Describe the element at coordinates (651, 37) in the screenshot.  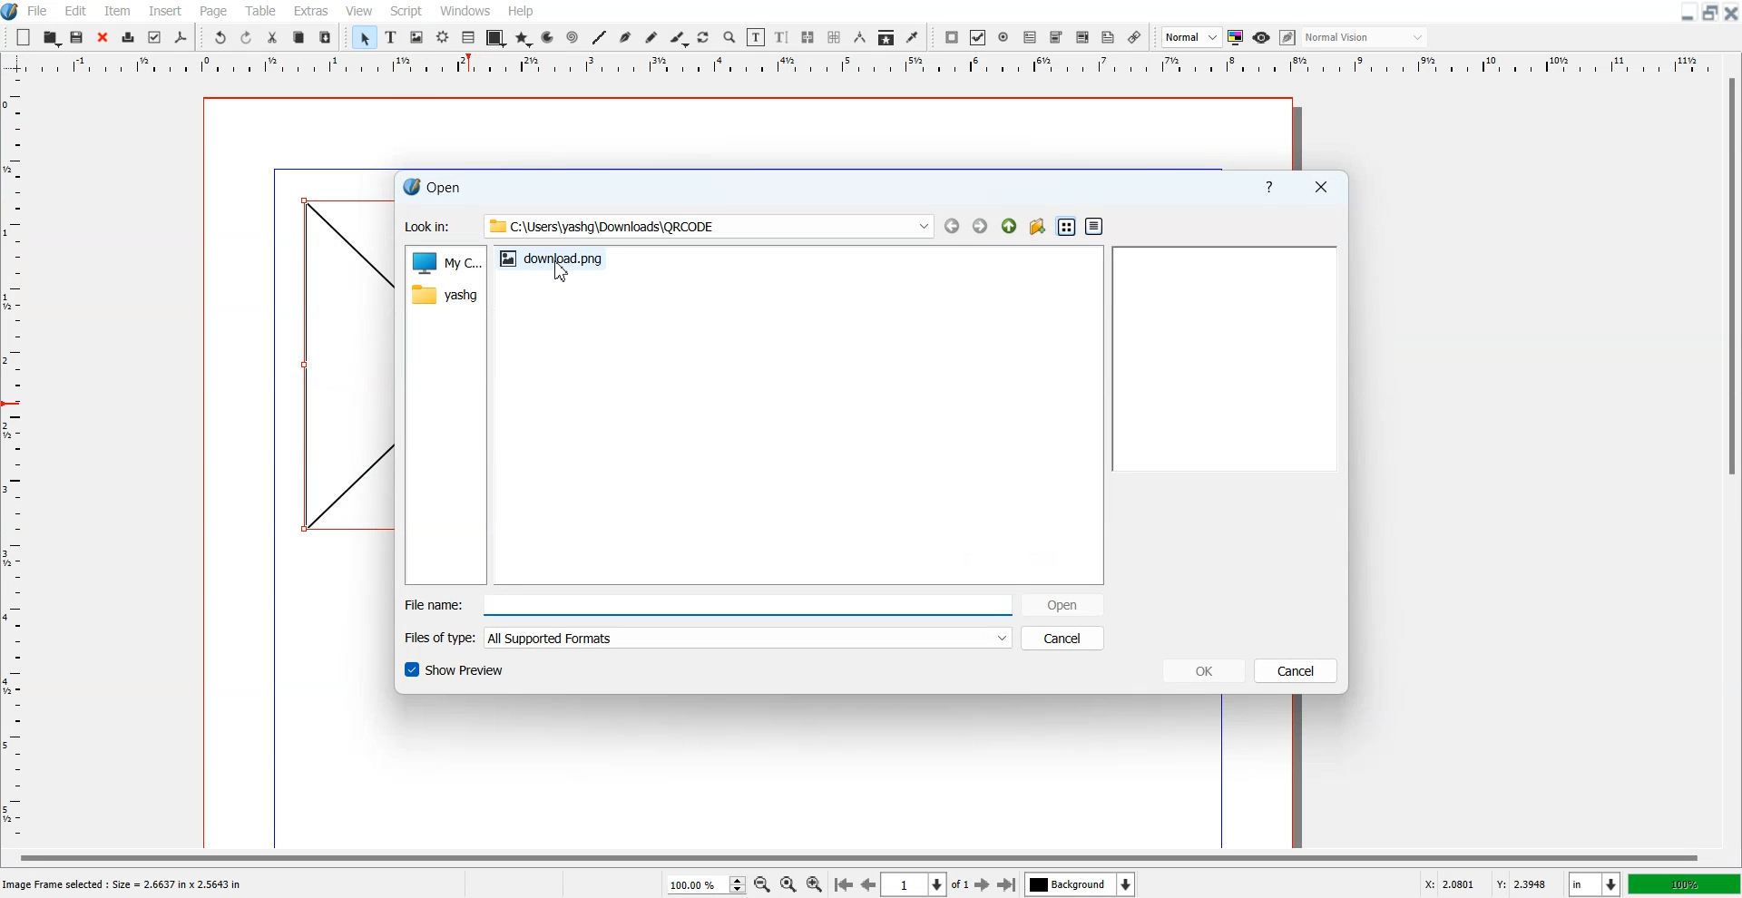
I see `Freehand Line` at that location.